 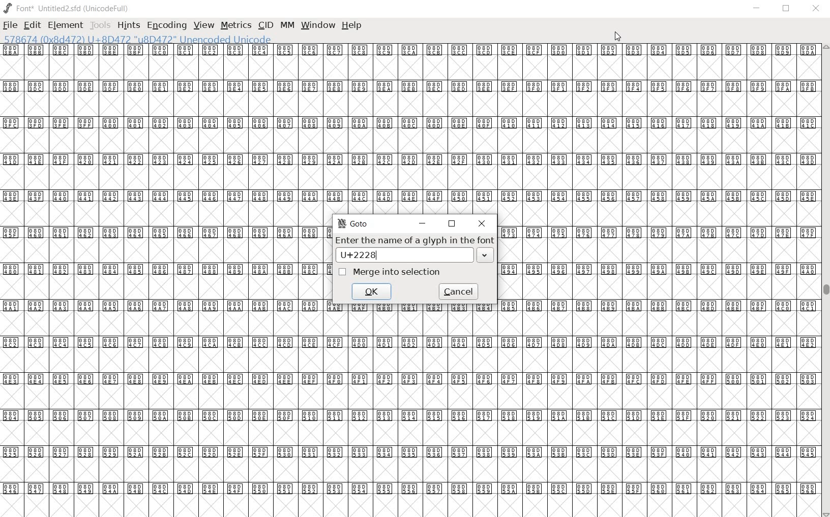 I want to click on hints, so click(x=128, y=26).